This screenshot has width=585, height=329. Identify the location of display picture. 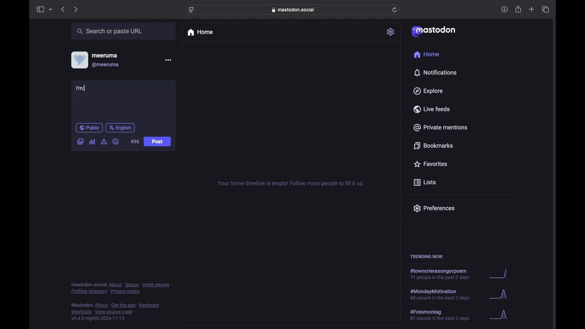
(79, 60).